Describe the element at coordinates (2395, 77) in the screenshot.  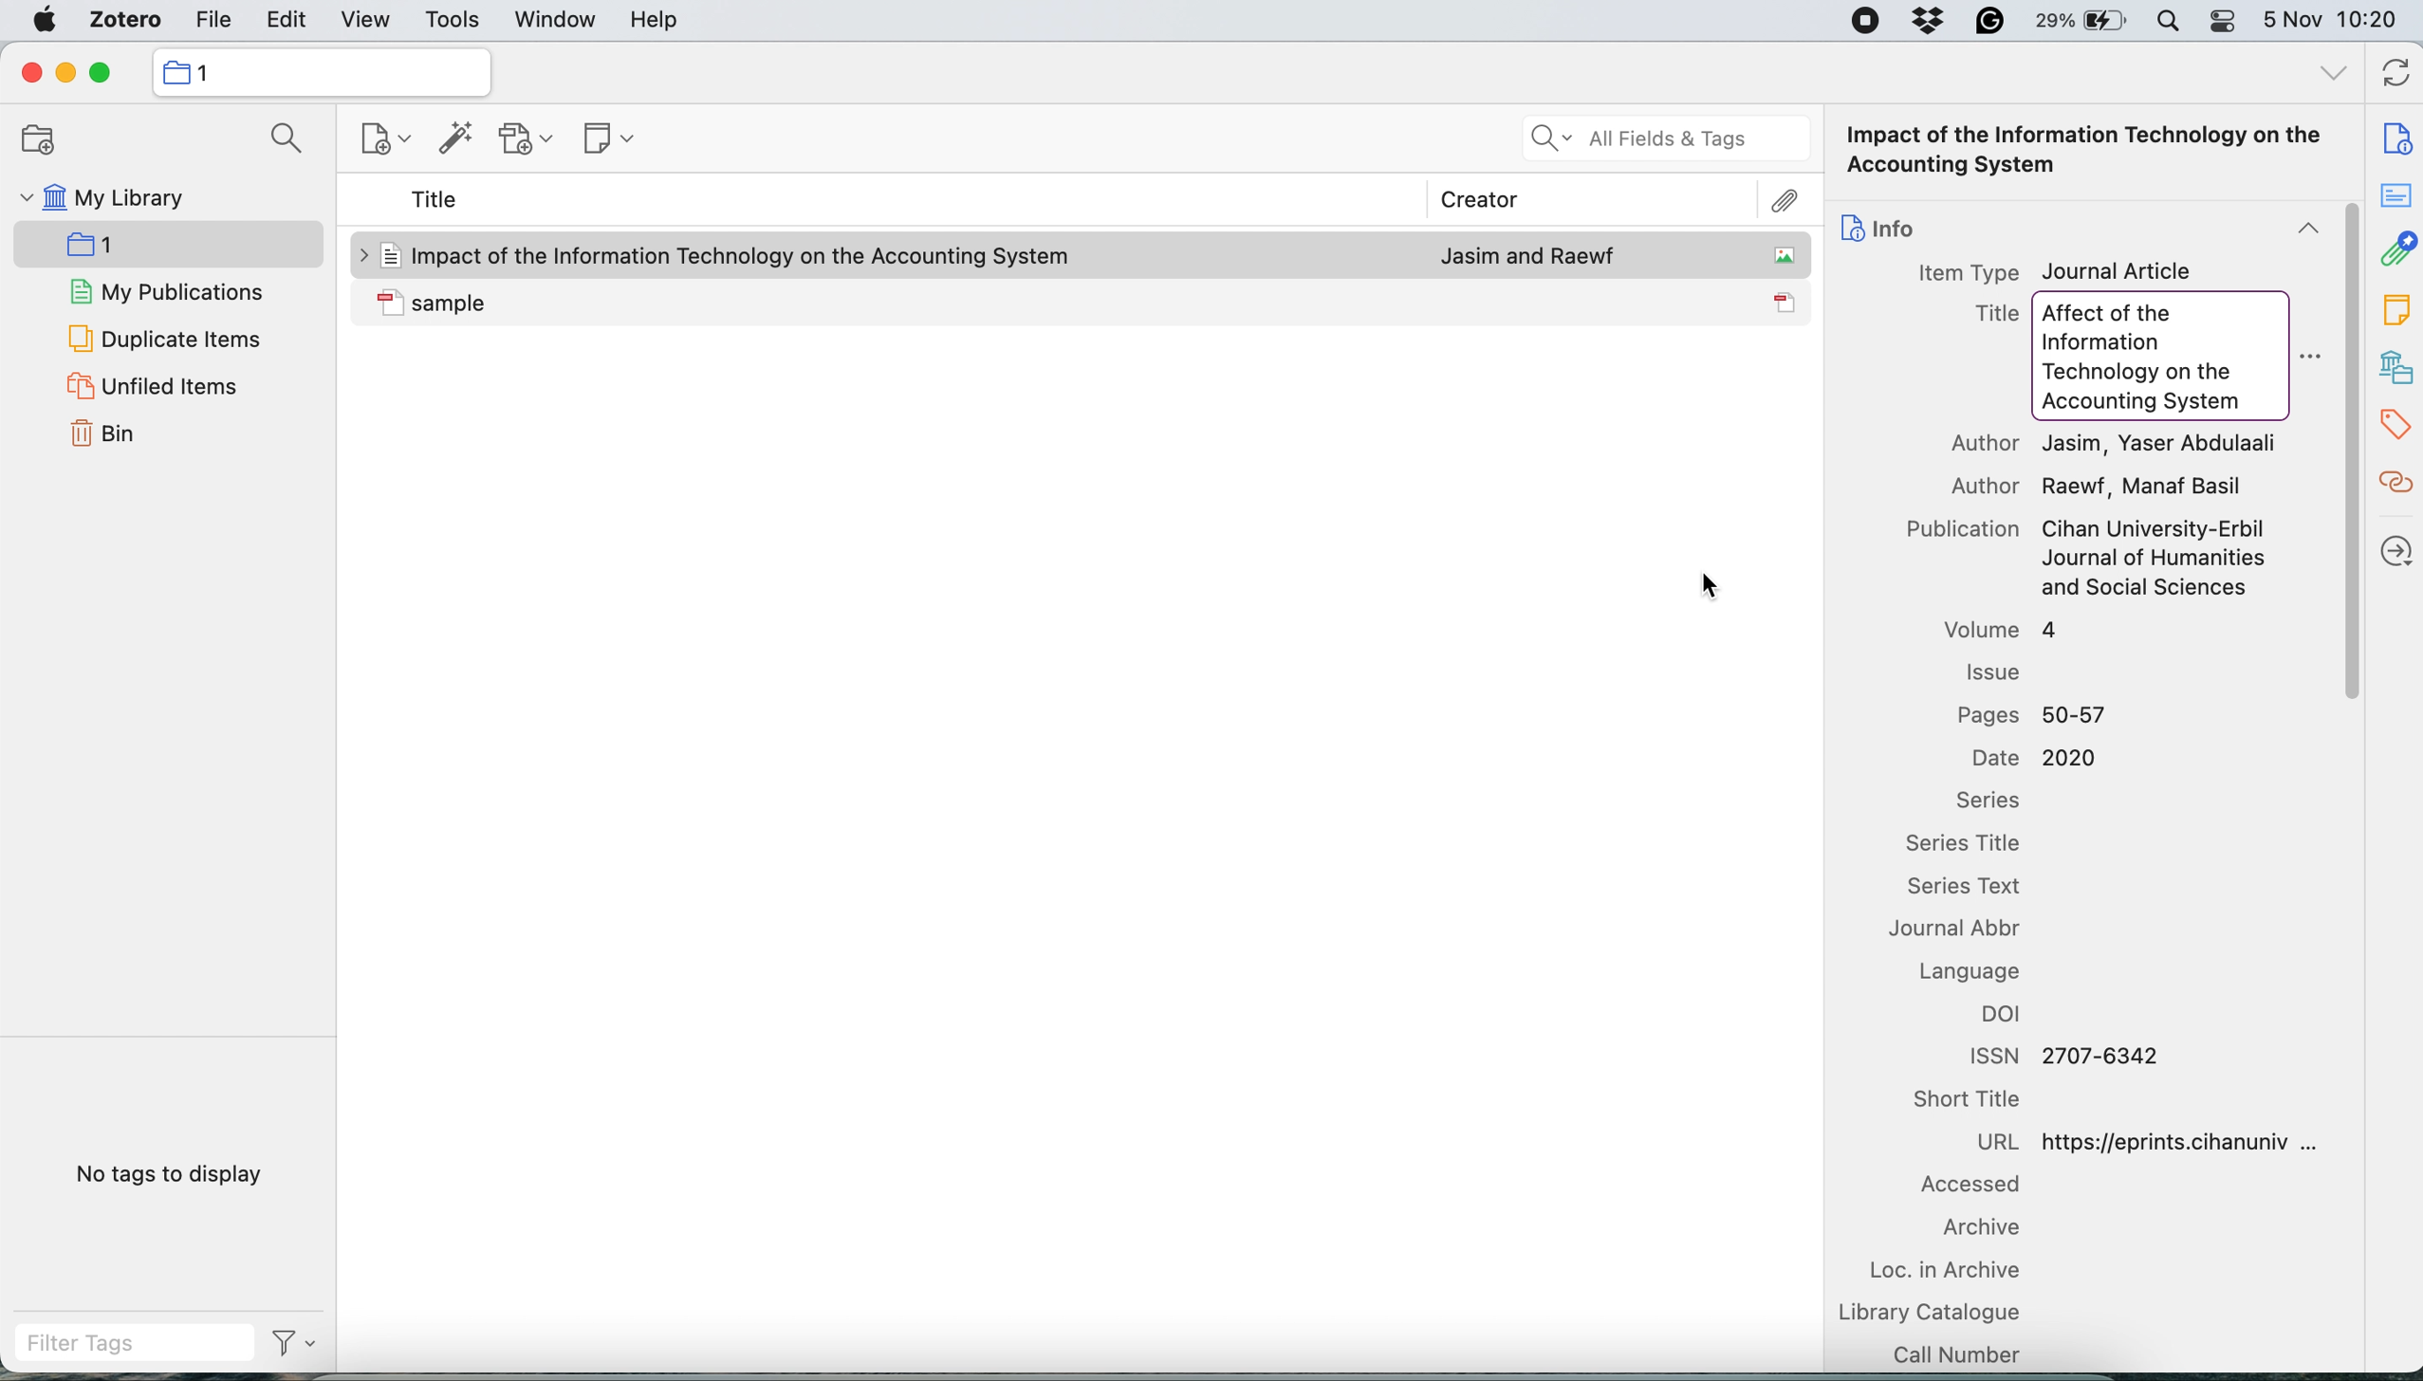
I see `refresh` at that location.